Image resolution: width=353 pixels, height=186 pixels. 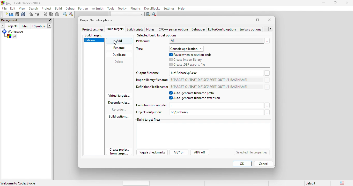 What do you see at coordinates (120, 151) in the screenshot?
I see `create project from target` at bounding box center [120, 151].